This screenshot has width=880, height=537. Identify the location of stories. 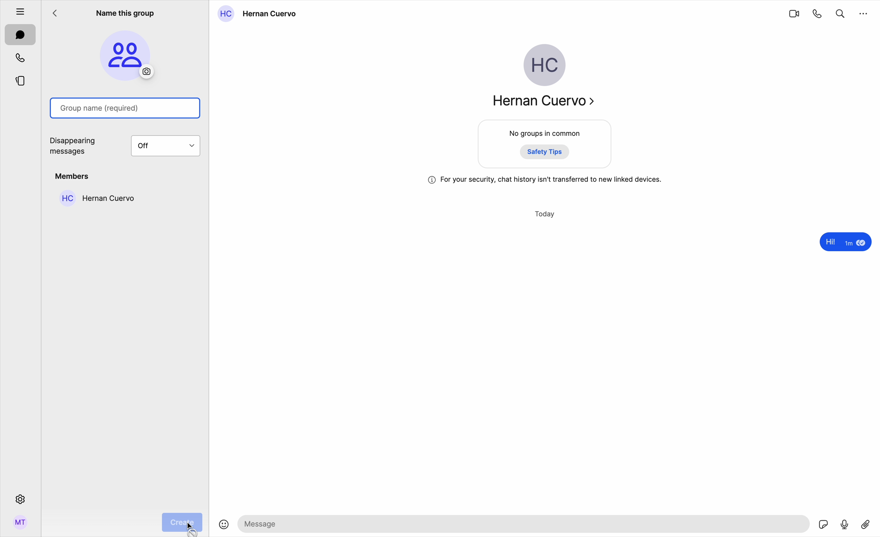
(20, 80).